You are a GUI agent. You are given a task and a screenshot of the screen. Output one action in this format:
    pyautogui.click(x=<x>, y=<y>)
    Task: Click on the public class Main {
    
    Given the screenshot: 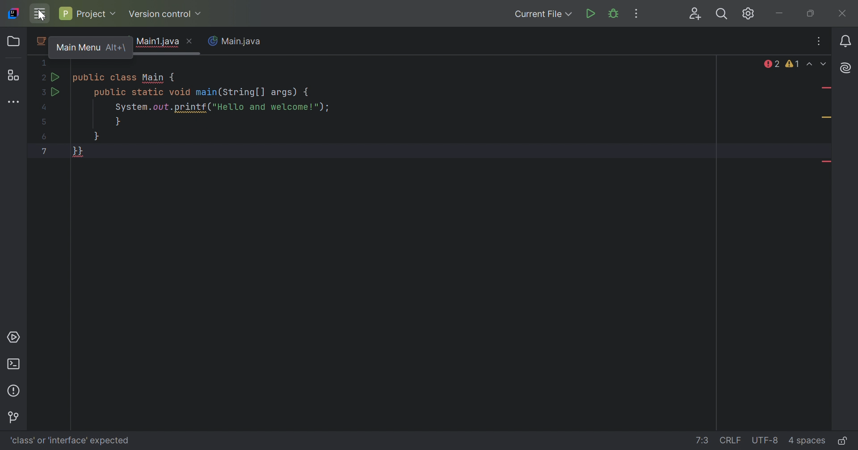 What is the action you would take?
    pyautogui.click(x=125, y=77)
    